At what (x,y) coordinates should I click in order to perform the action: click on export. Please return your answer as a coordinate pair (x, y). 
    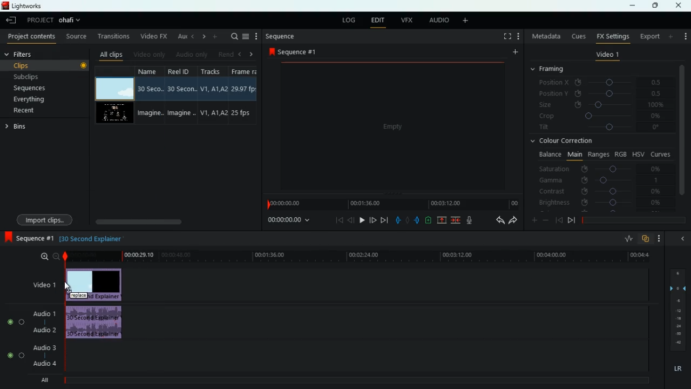
    Looking at the image, I should click on (647, 36).